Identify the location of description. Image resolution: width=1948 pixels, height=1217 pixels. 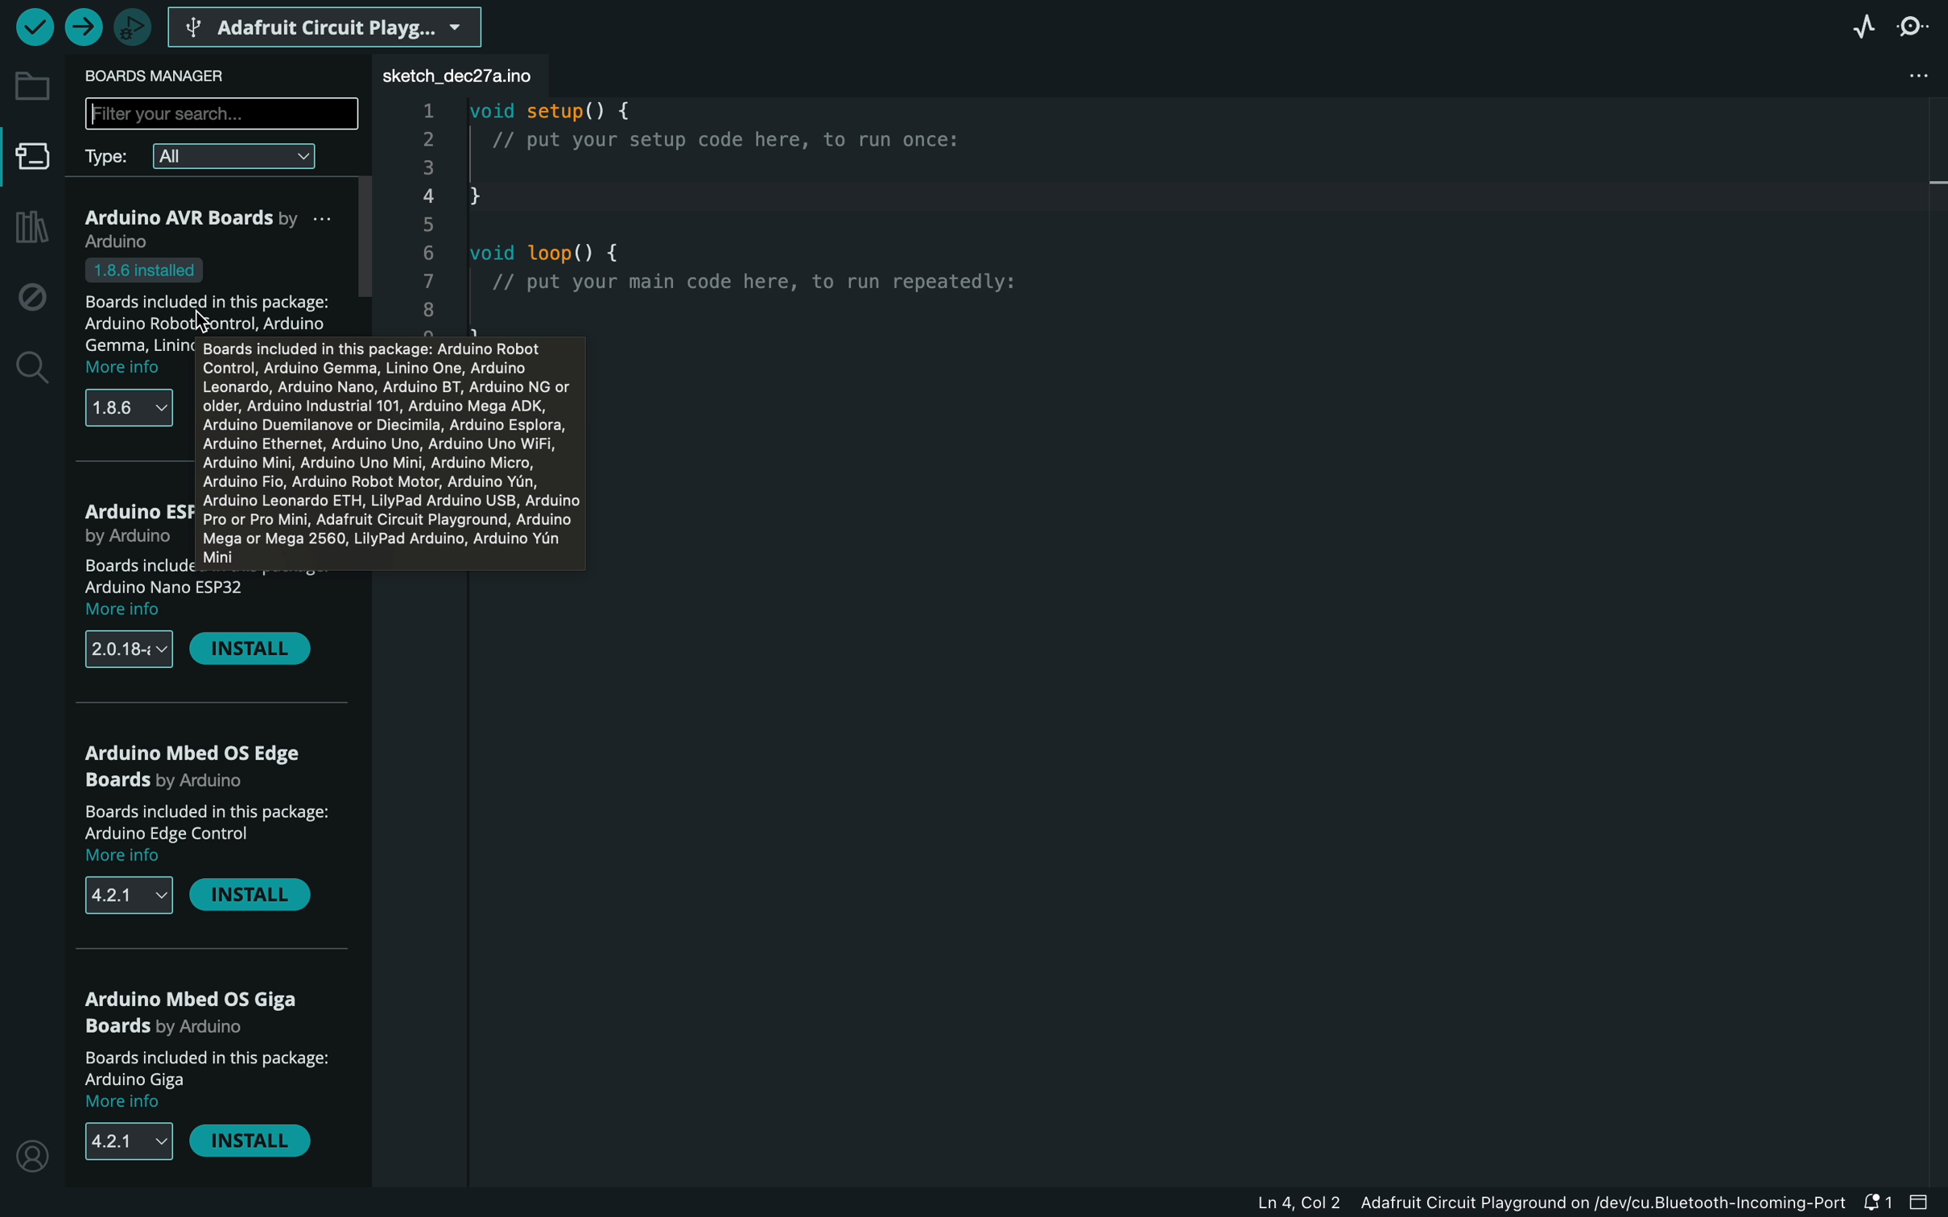
(222, 297).